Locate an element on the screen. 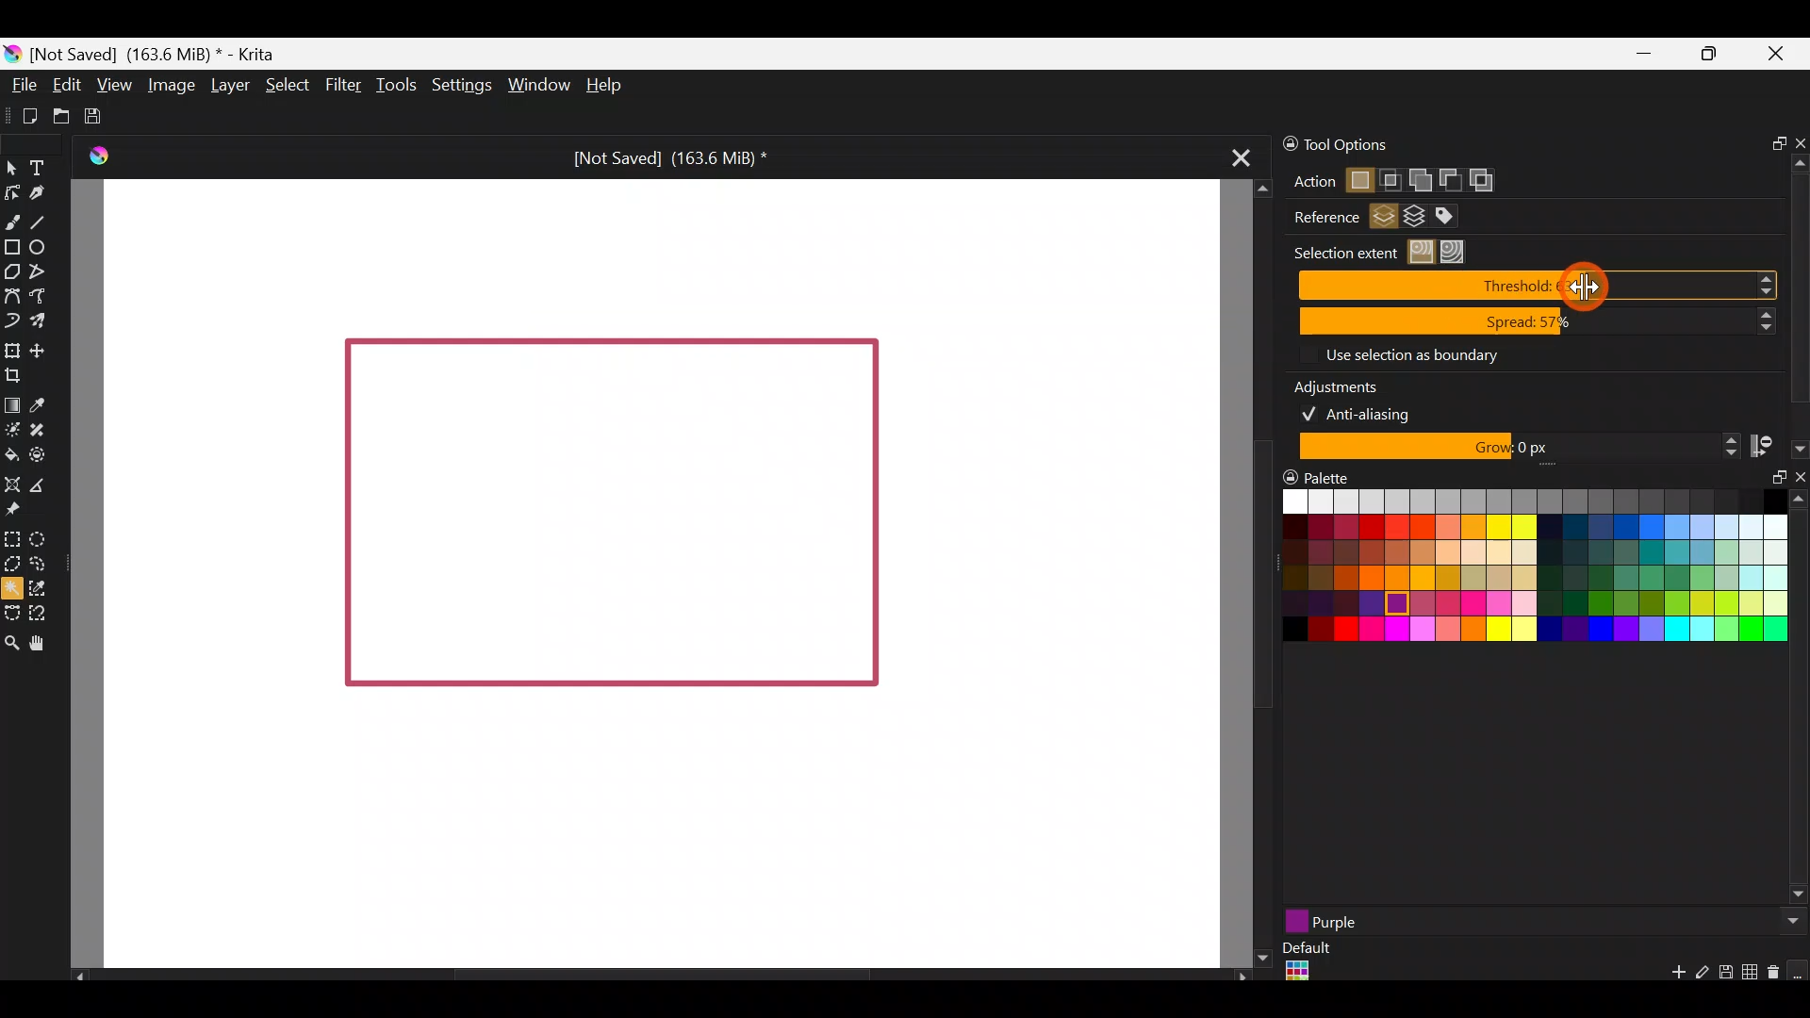 This screenshot has width=1810, height=1018. Lock the current palette is located at coordinates (1799, 971).